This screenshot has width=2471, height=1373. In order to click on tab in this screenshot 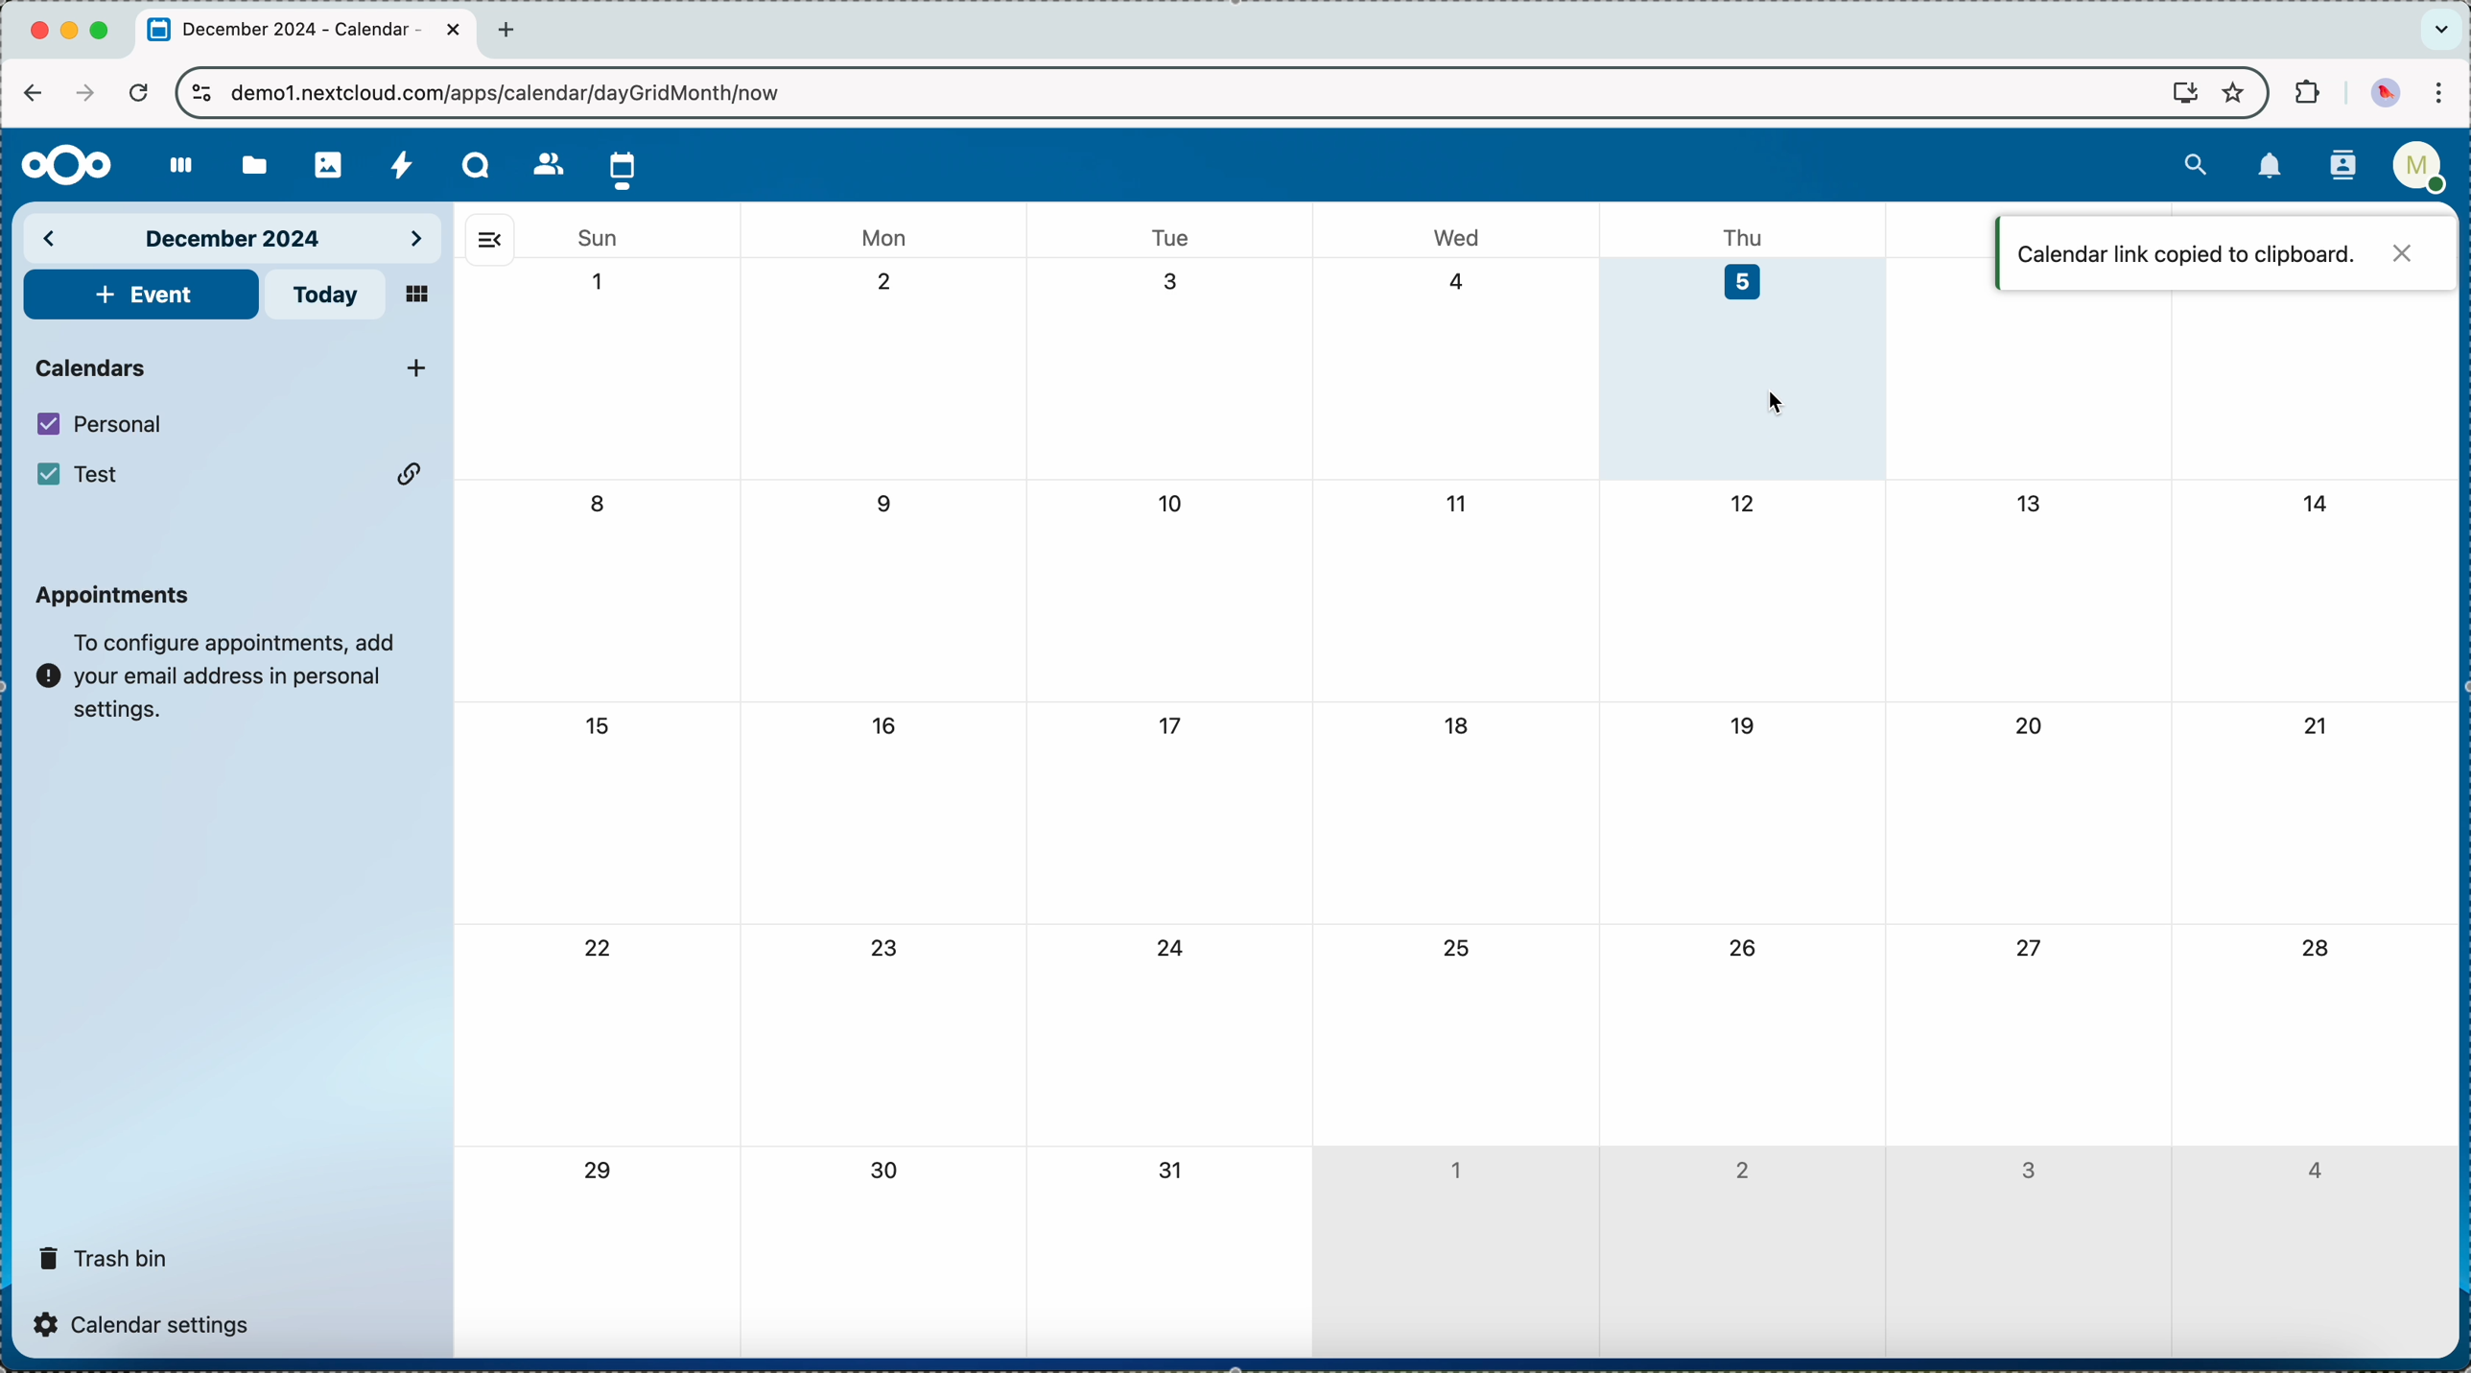, I will do `click(307, 32)`.